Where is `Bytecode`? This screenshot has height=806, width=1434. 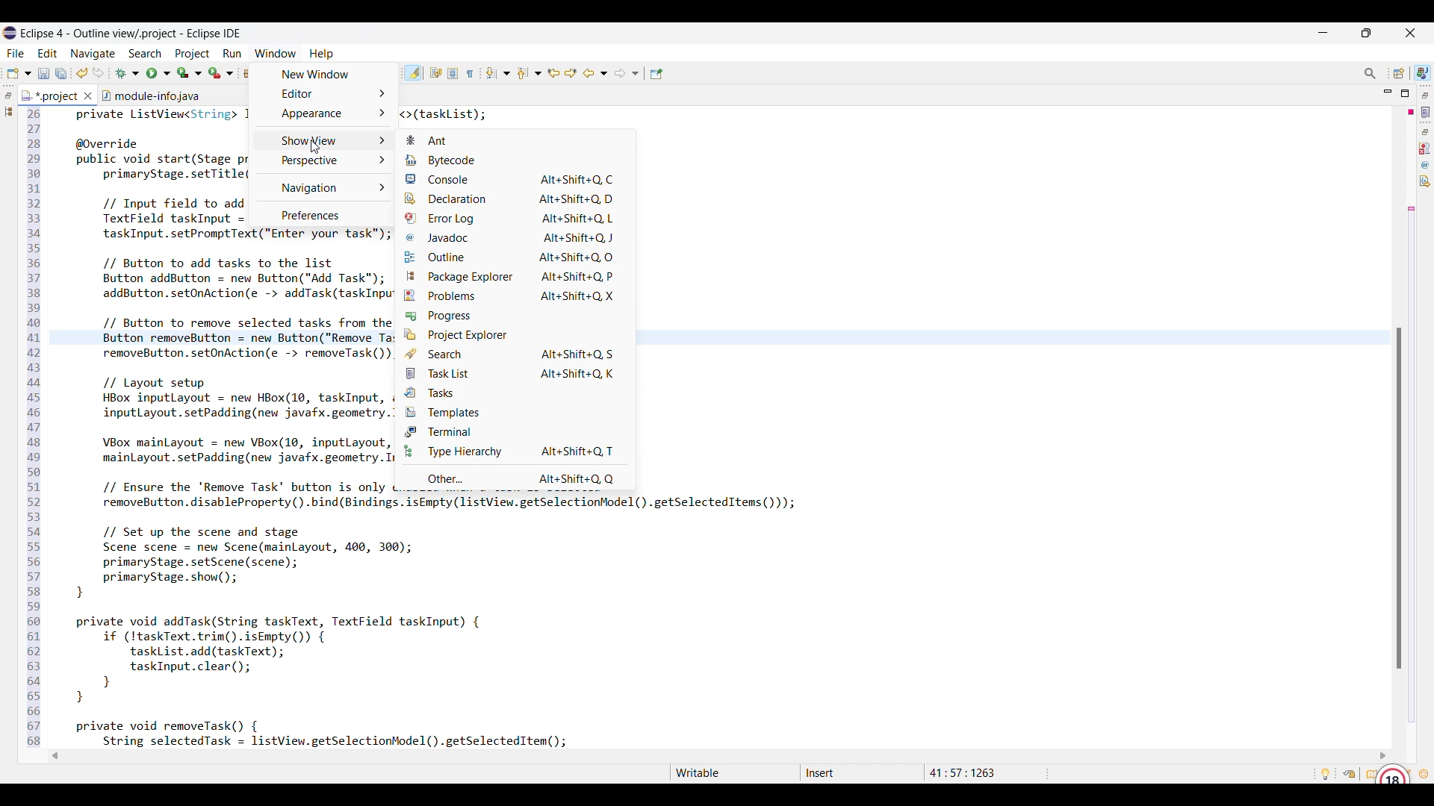 Bytecode is located at coordinates (513, 160).